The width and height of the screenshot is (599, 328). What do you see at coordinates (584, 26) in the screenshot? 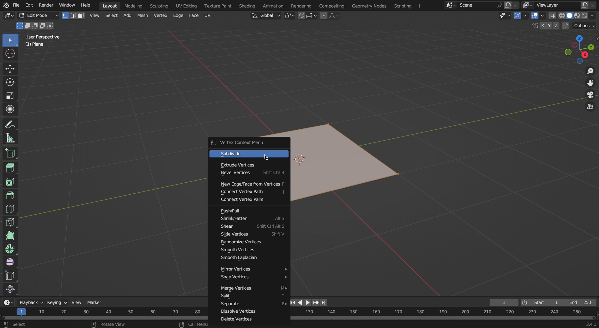
I see `Options` at bounding box center [584, 26].